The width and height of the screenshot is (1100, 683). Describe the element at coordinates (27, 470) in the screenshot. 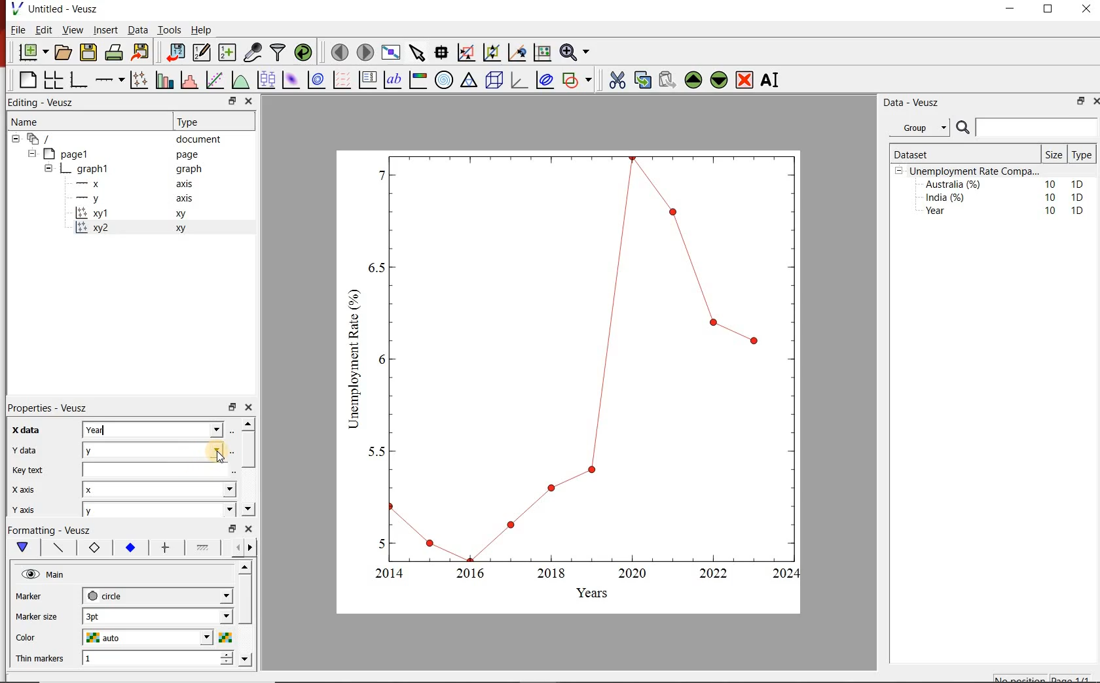

I see `key text` at that location.